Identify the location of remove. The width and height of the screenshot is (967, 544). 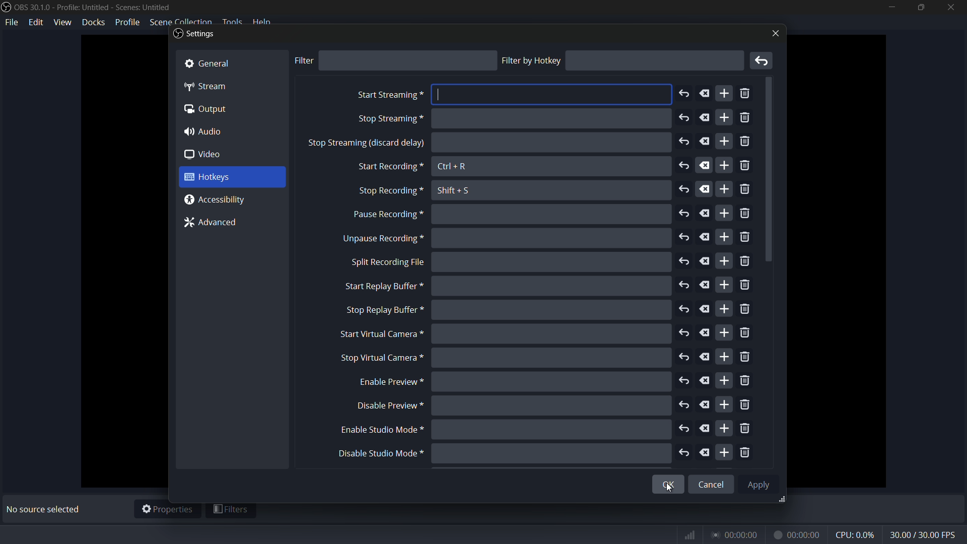
(746, 119).